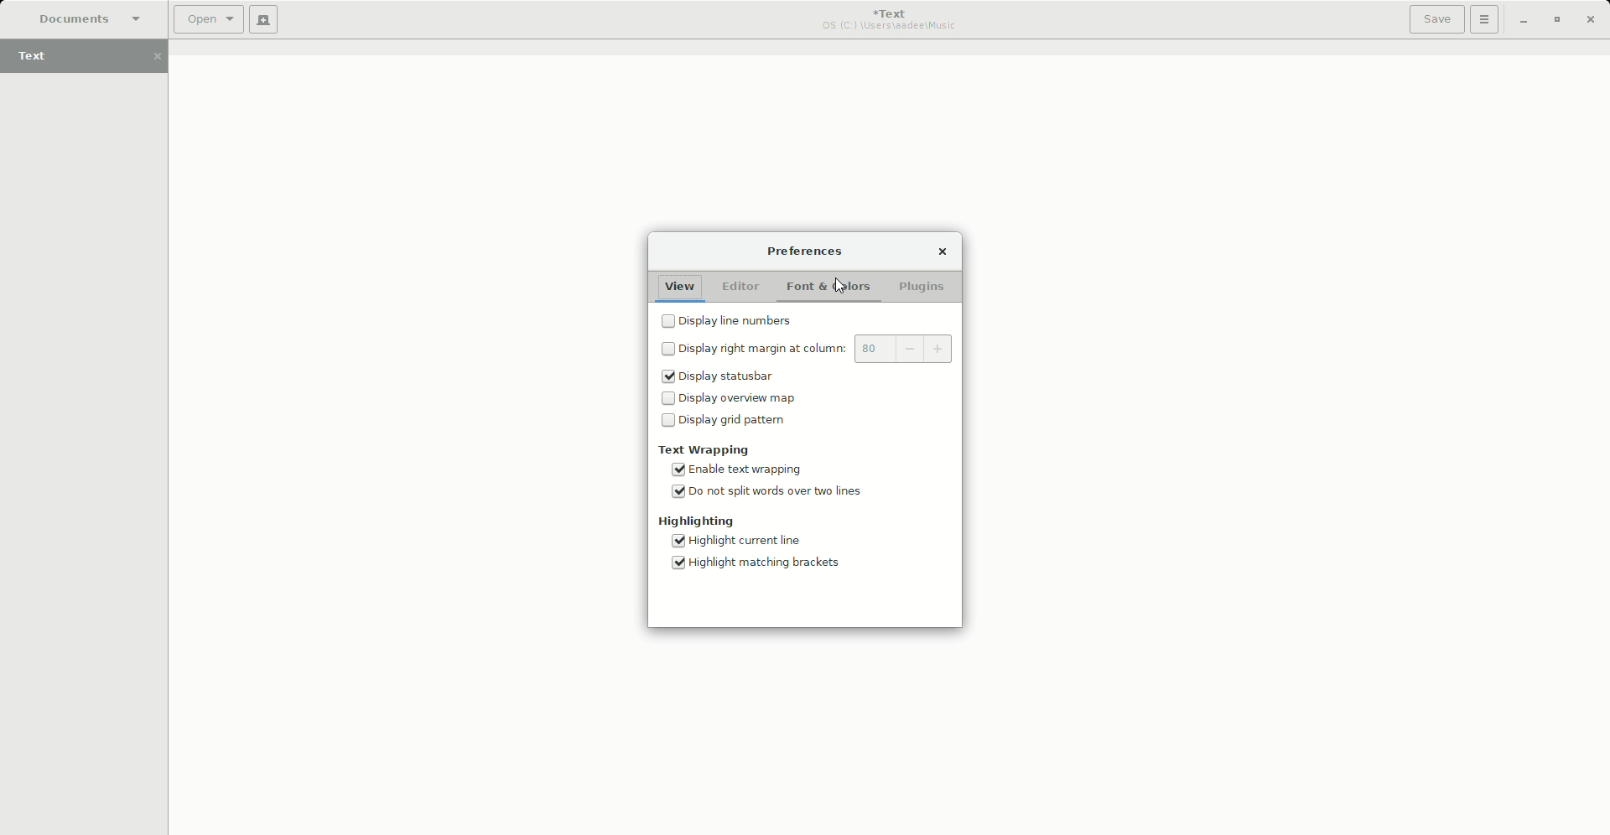 The height and width of the screenshot is (835, 1610). I want to click on Plugins, so click(927, 286).